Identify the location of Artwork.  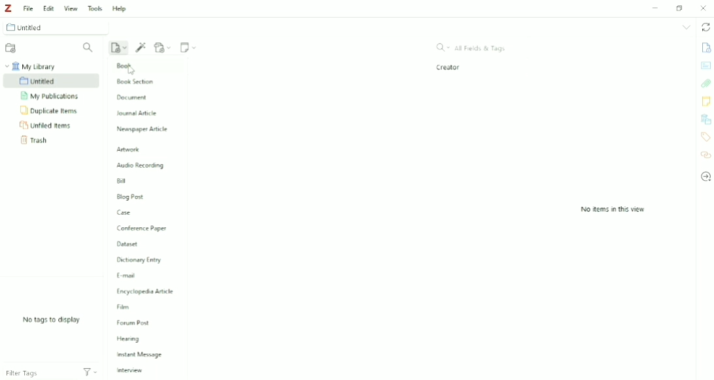
(129, 150).